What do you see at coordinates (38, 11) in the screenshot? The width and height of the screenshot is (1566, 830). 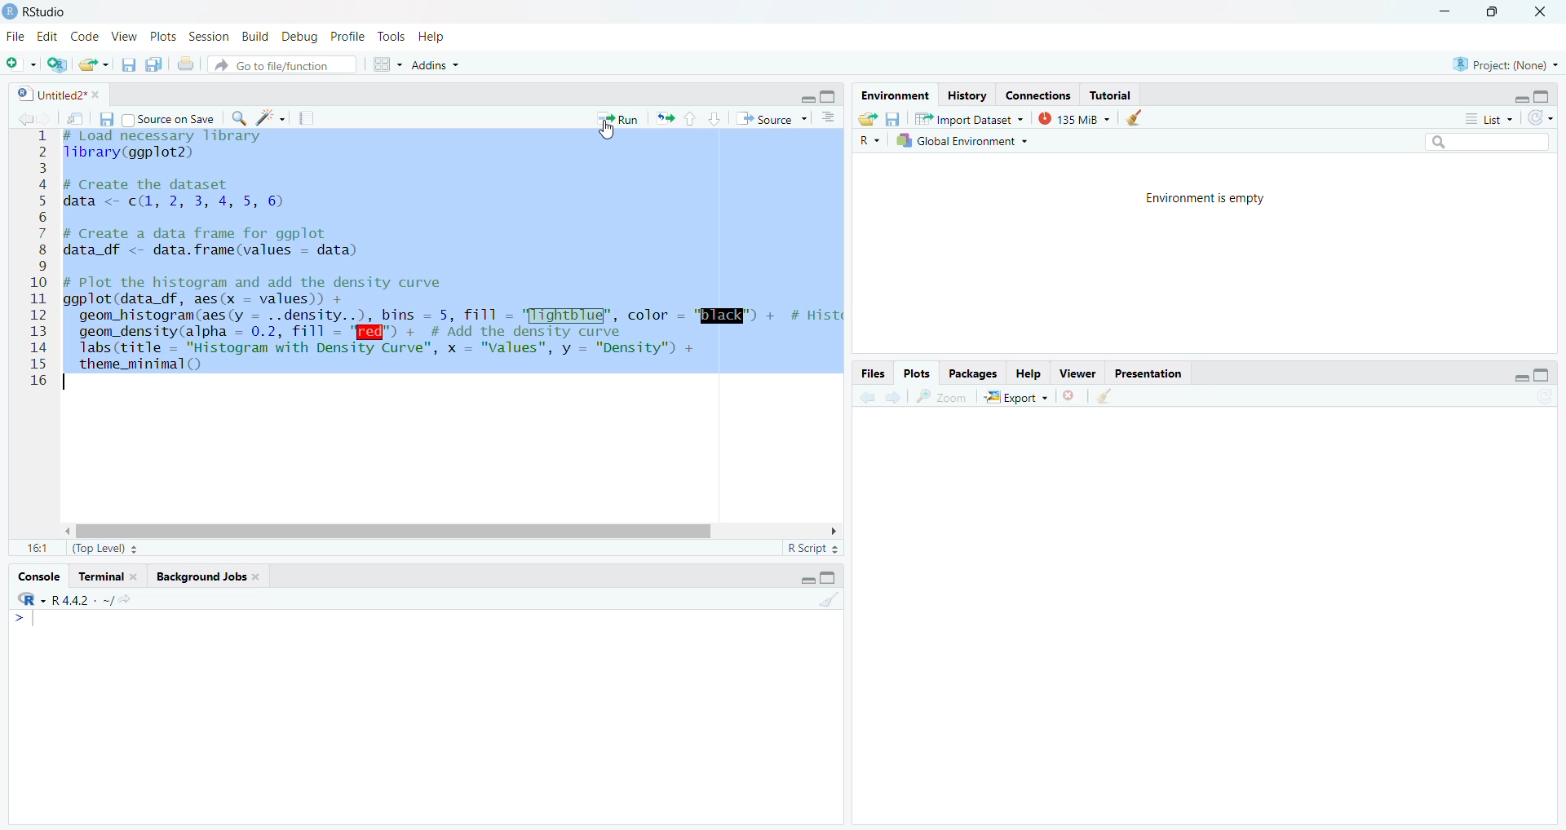 I see `RStudio` at bounding box center [38, 11].